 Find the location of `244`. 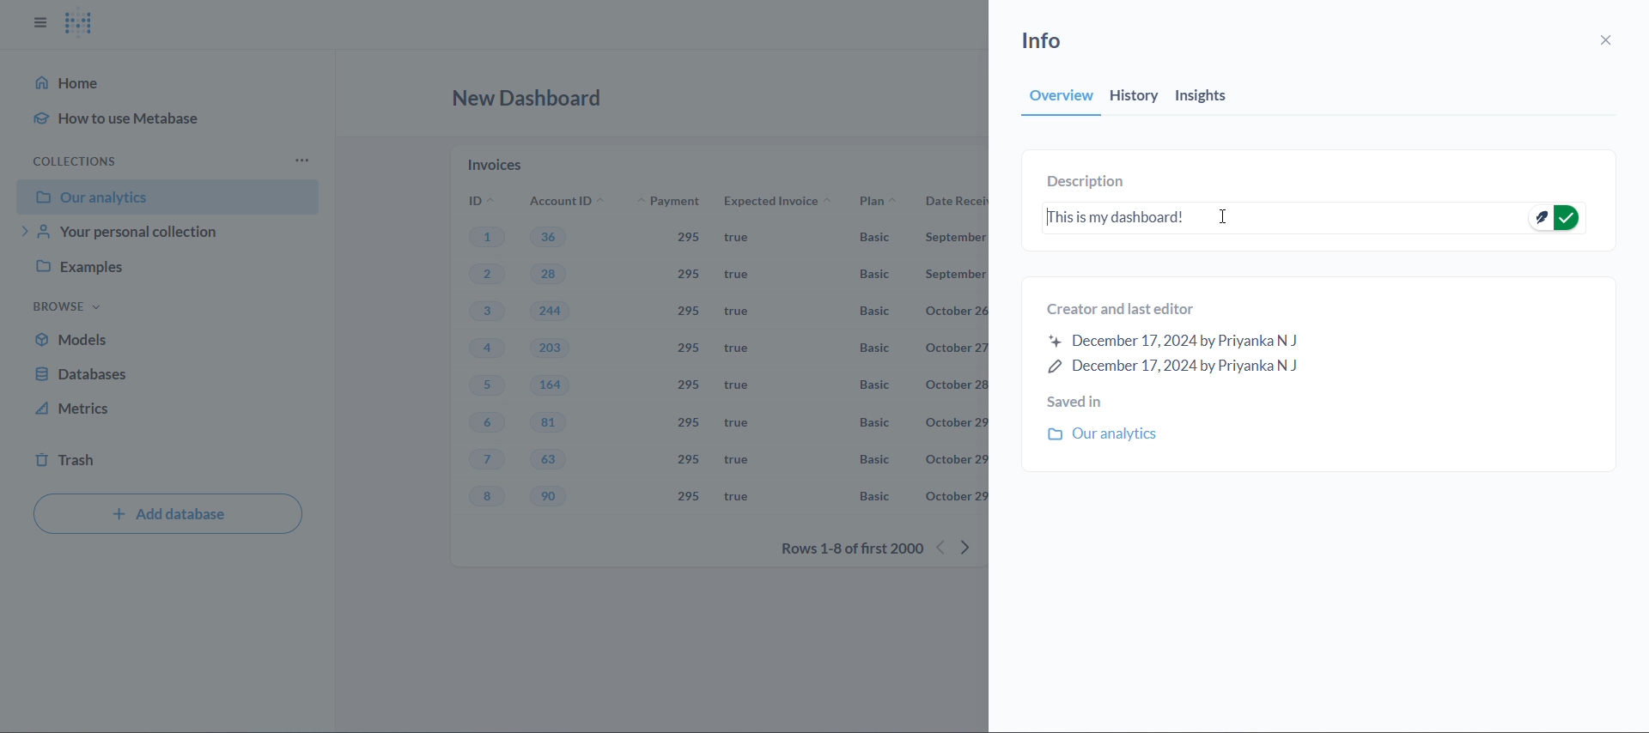

244 is located at coordinates (550, 312).